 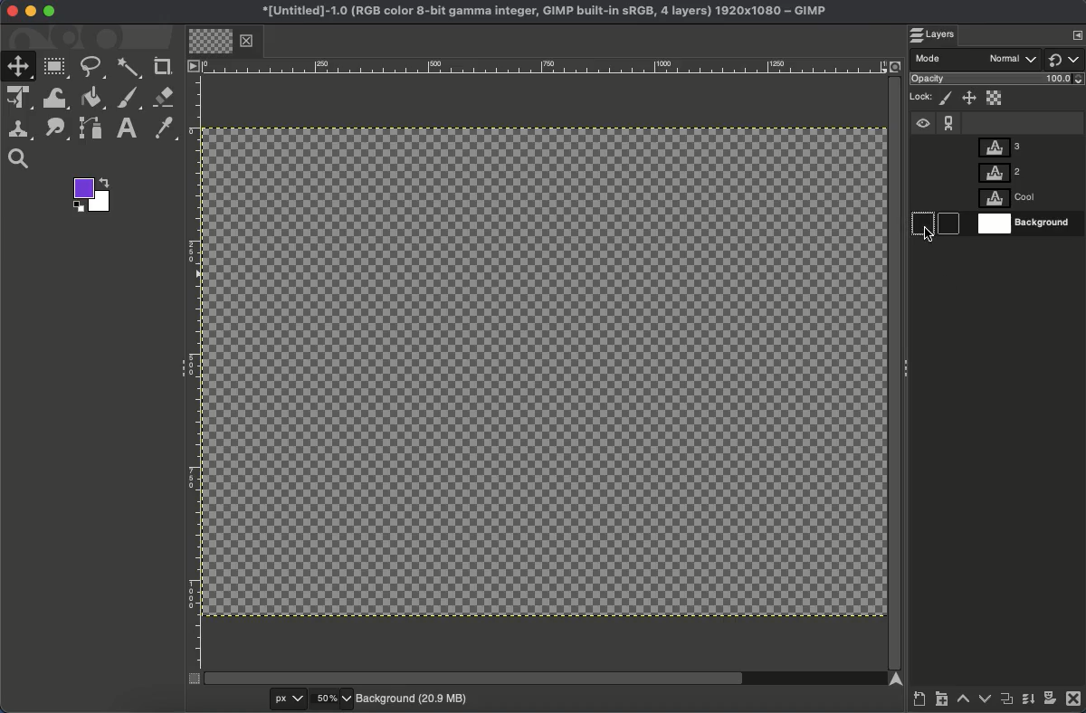 What do you see at coordinates (129, 68) in the screenshot?
I see `Fuzzy select` at bounding box center [129, 68].